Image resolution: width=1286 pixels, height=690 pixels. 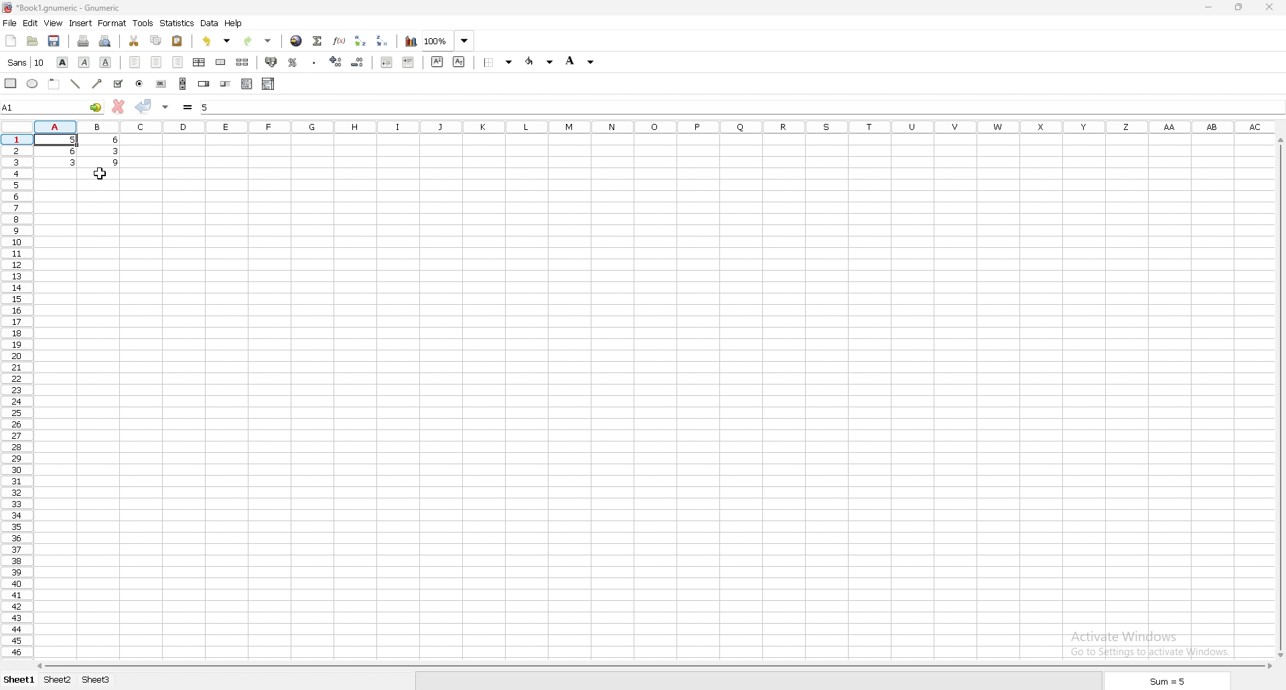 What do you see at coordinates (140, 84) in the screenshot?
I see `radio button` at bounding box center [140, 84].